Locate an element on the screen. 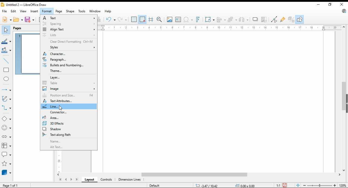 This screenshot has height=188, width=348. zoom slider is located at coordinates (319, 185).